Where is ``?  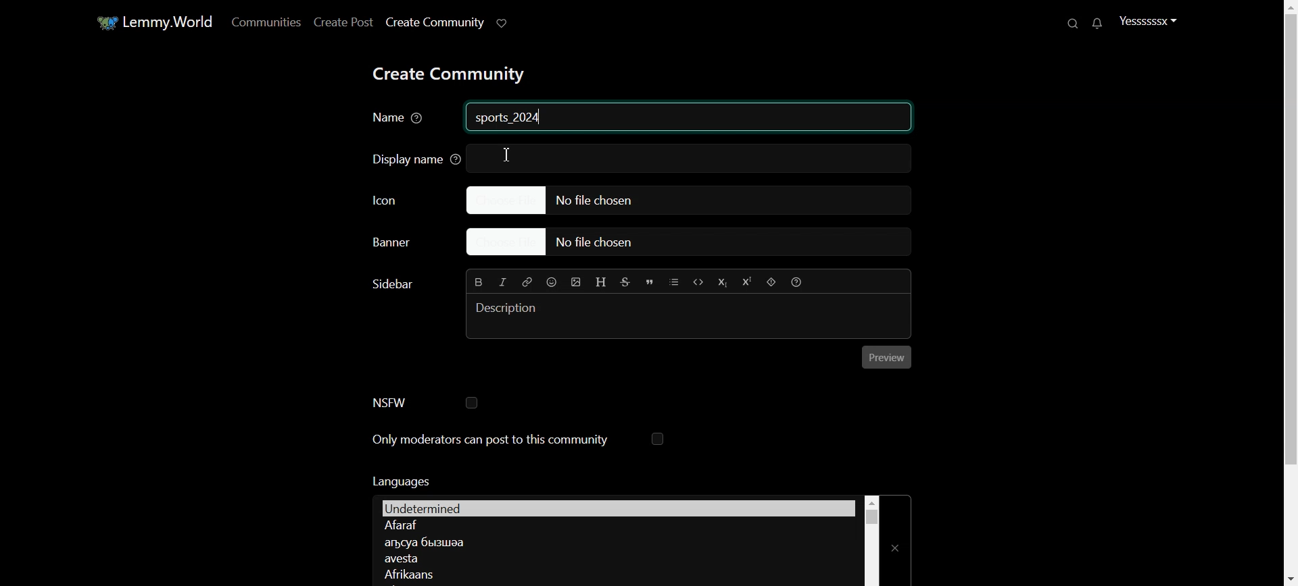
 is located at coordinates (450, 75).